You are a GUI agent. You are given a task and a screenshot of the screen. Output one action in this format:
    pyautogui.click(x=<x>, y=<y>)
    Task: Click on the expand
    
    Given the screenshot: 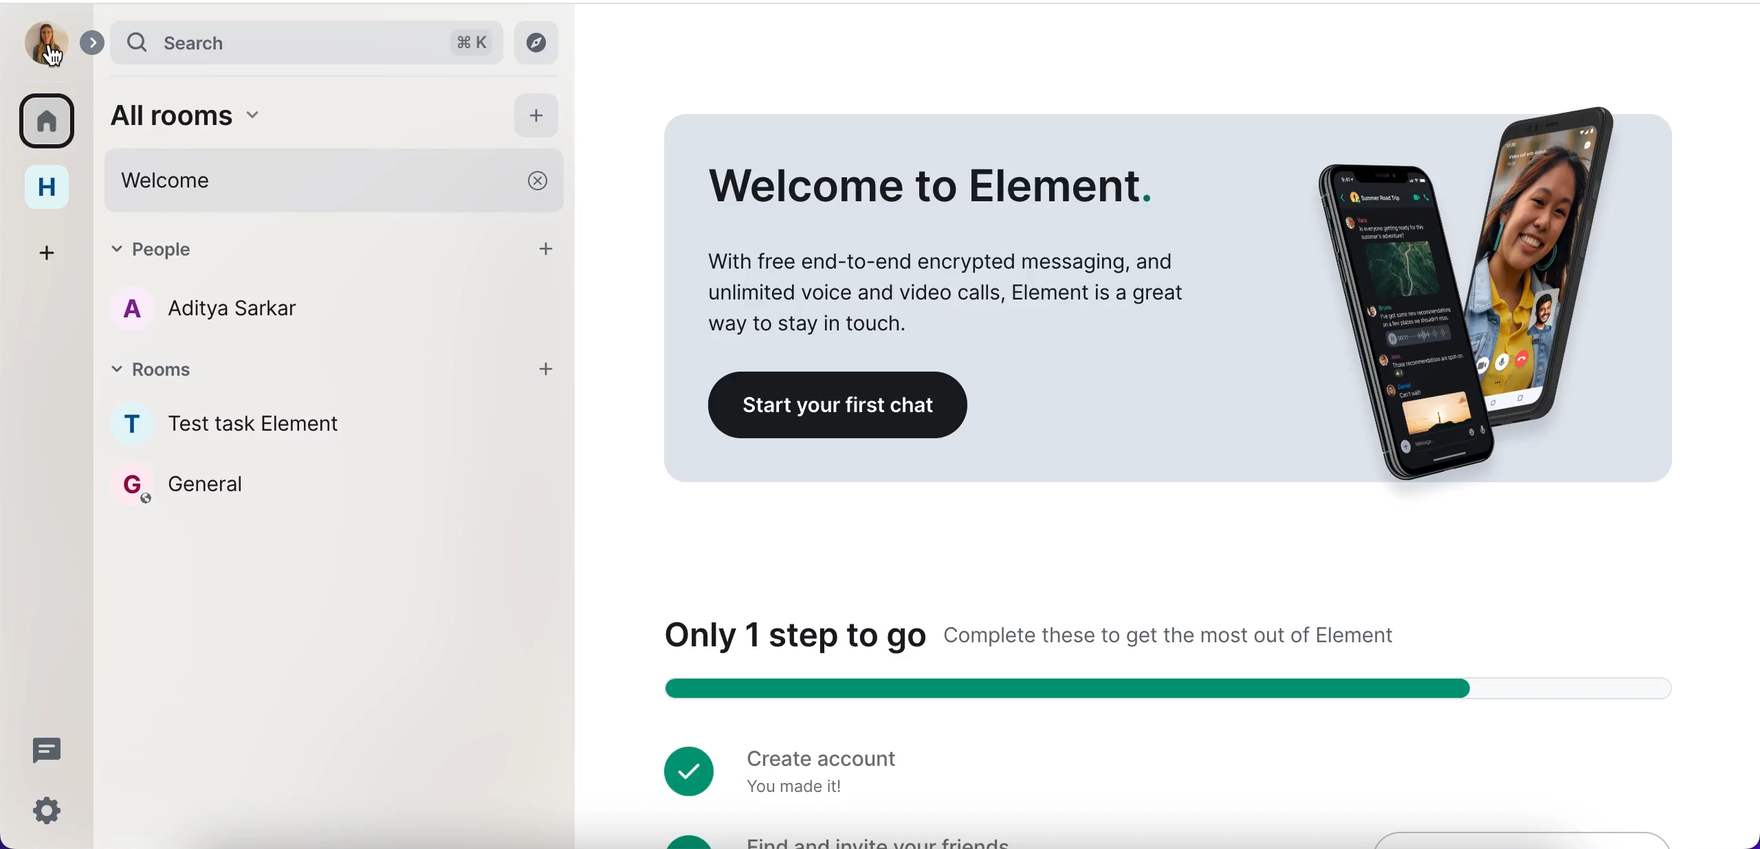 What is the action you would take?
    pyautogui.click(x=92, y=40)
    